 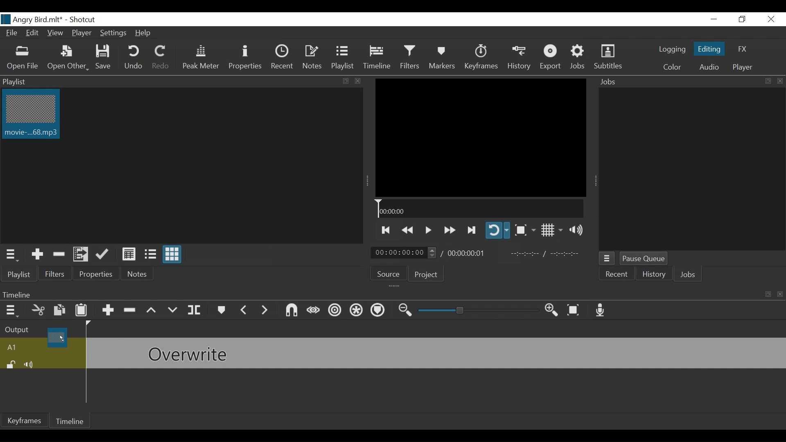 What do you see at coordinates (356, 81) in the screenshot?
I see `close` at bounding box center [356, 81].